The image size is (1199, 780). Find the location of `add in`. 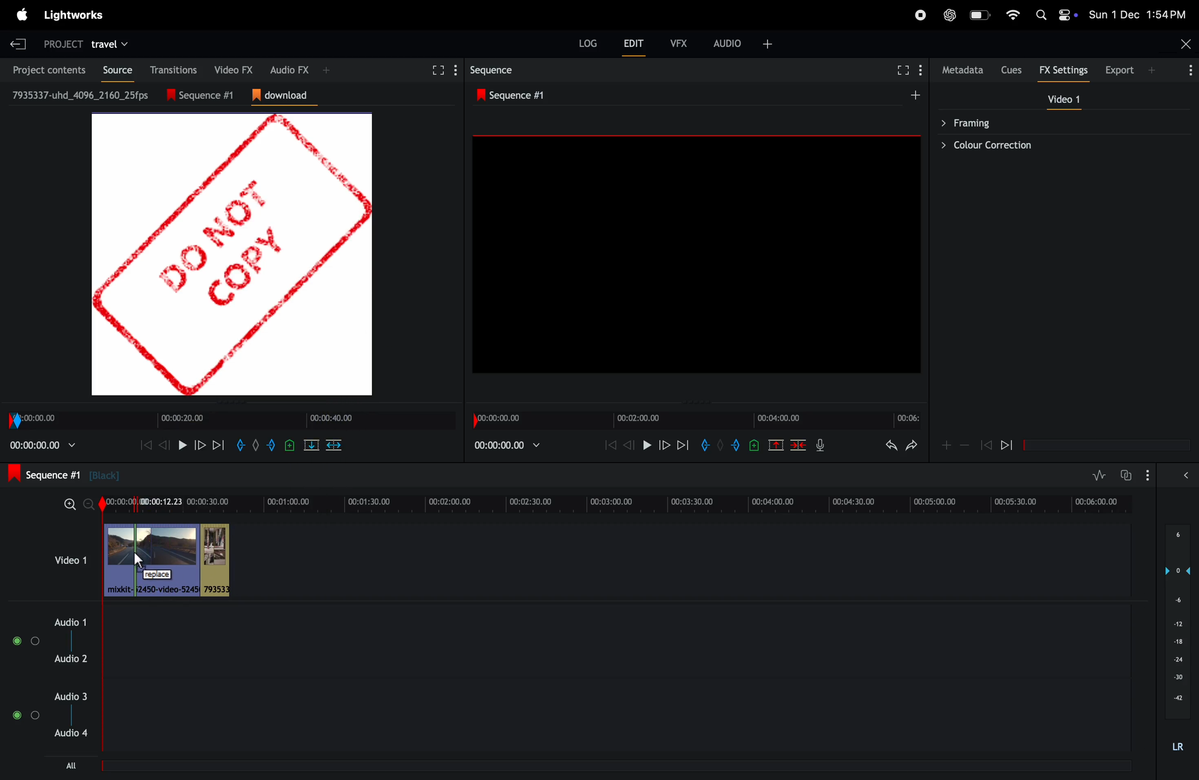

add in is located at coordinates (239, 445).